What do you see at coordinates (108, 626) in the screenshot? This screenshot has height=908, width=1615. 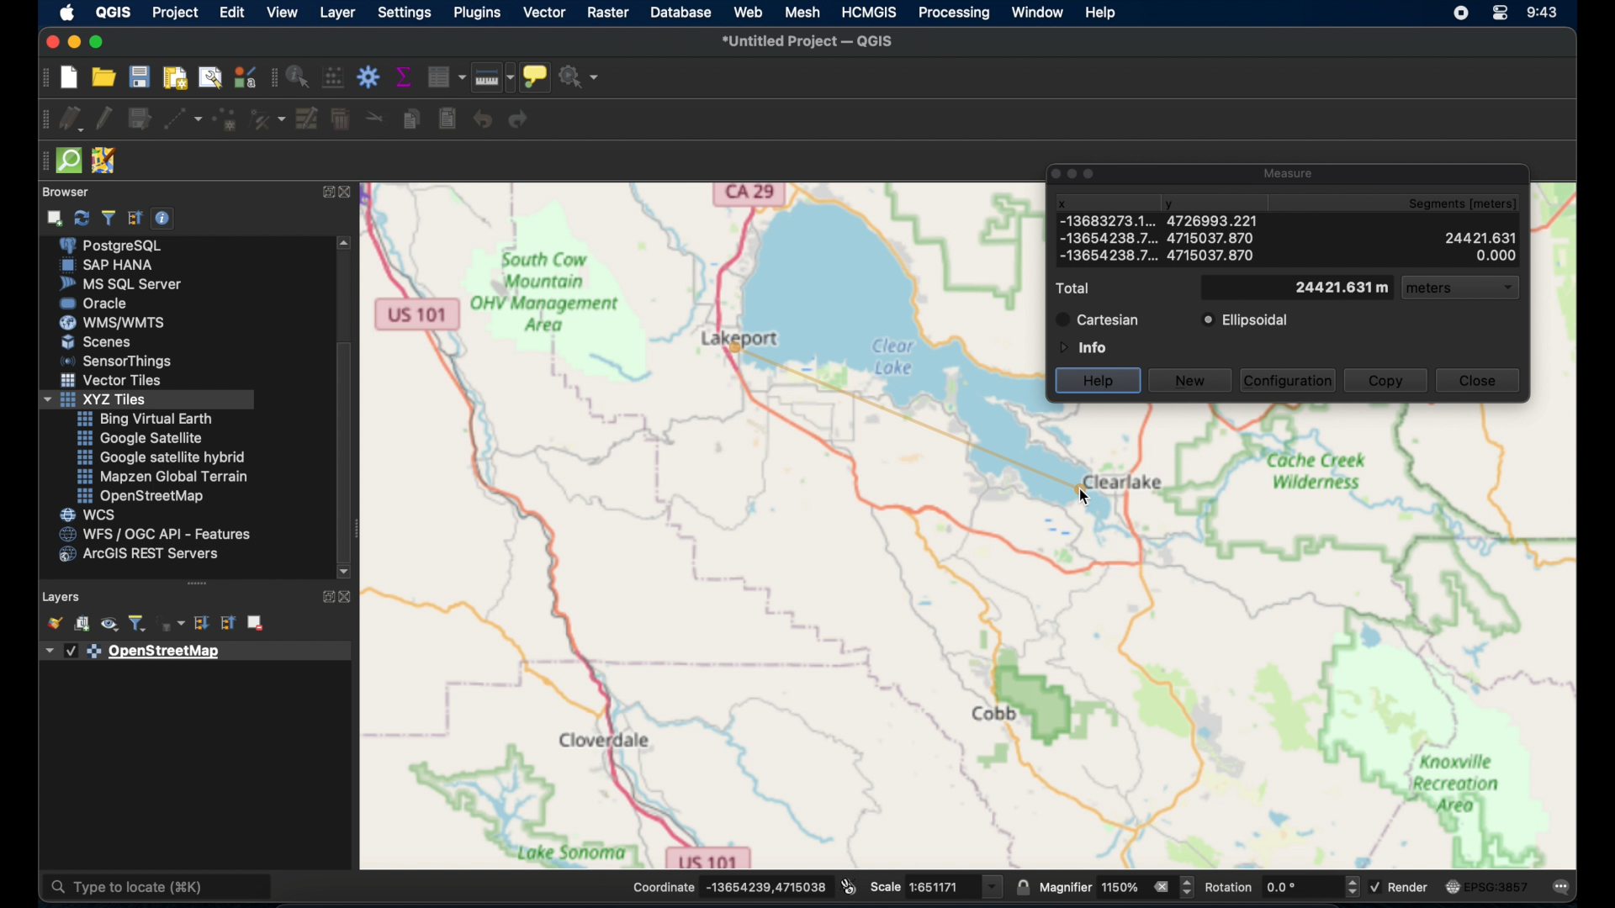 I see `manage map. themes` at bounding box center [108, 626].